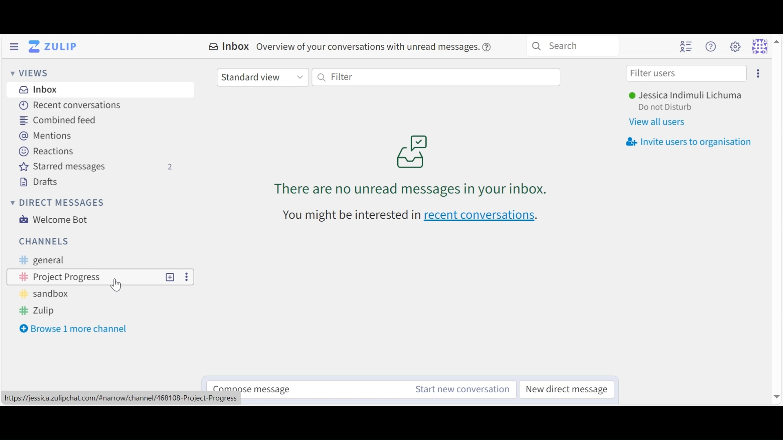 The image size is (783, 440). I want to click on Filter user, so click(685, 74).